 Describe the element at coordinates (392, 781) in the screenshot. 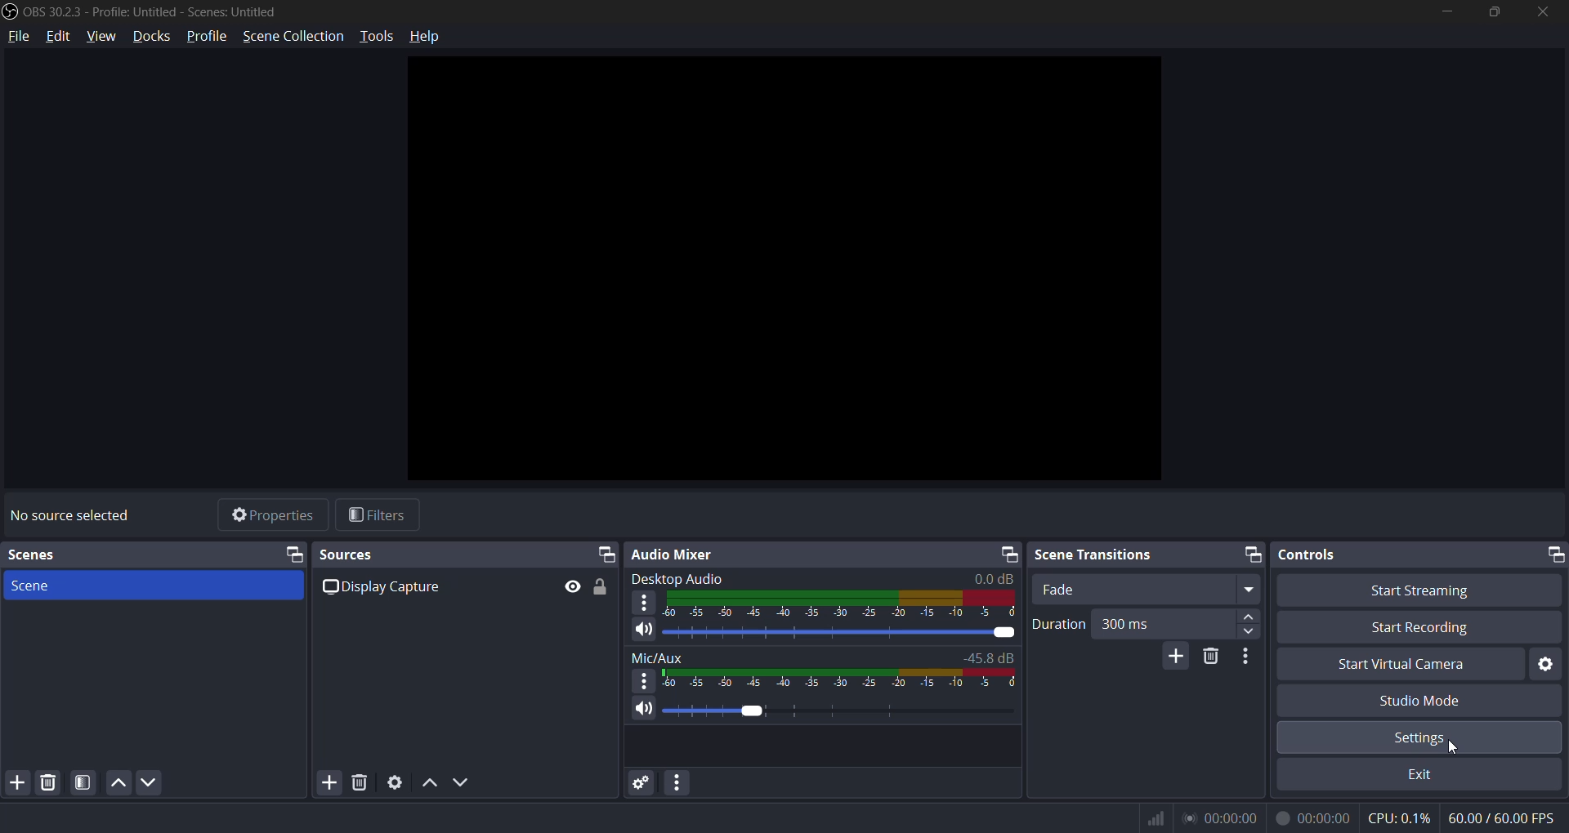

I see `open source properties` at that location.